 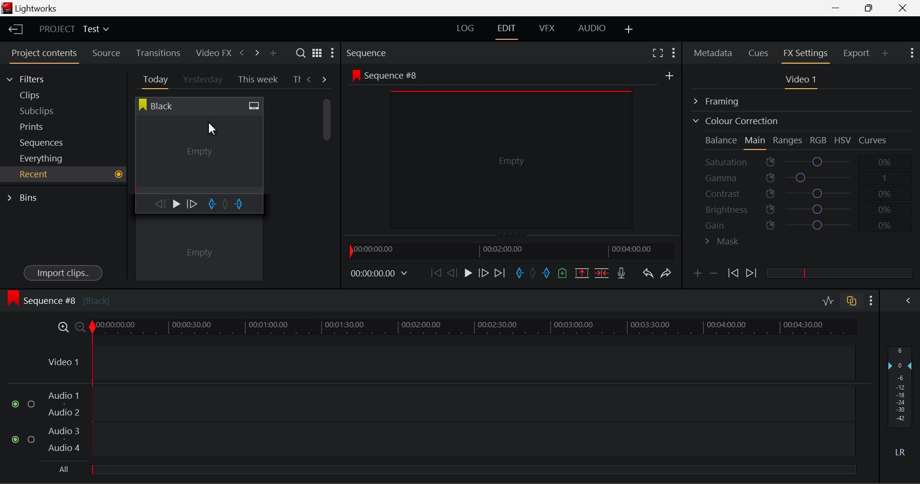 I want to click on Clips, so click(x=47, y=95).